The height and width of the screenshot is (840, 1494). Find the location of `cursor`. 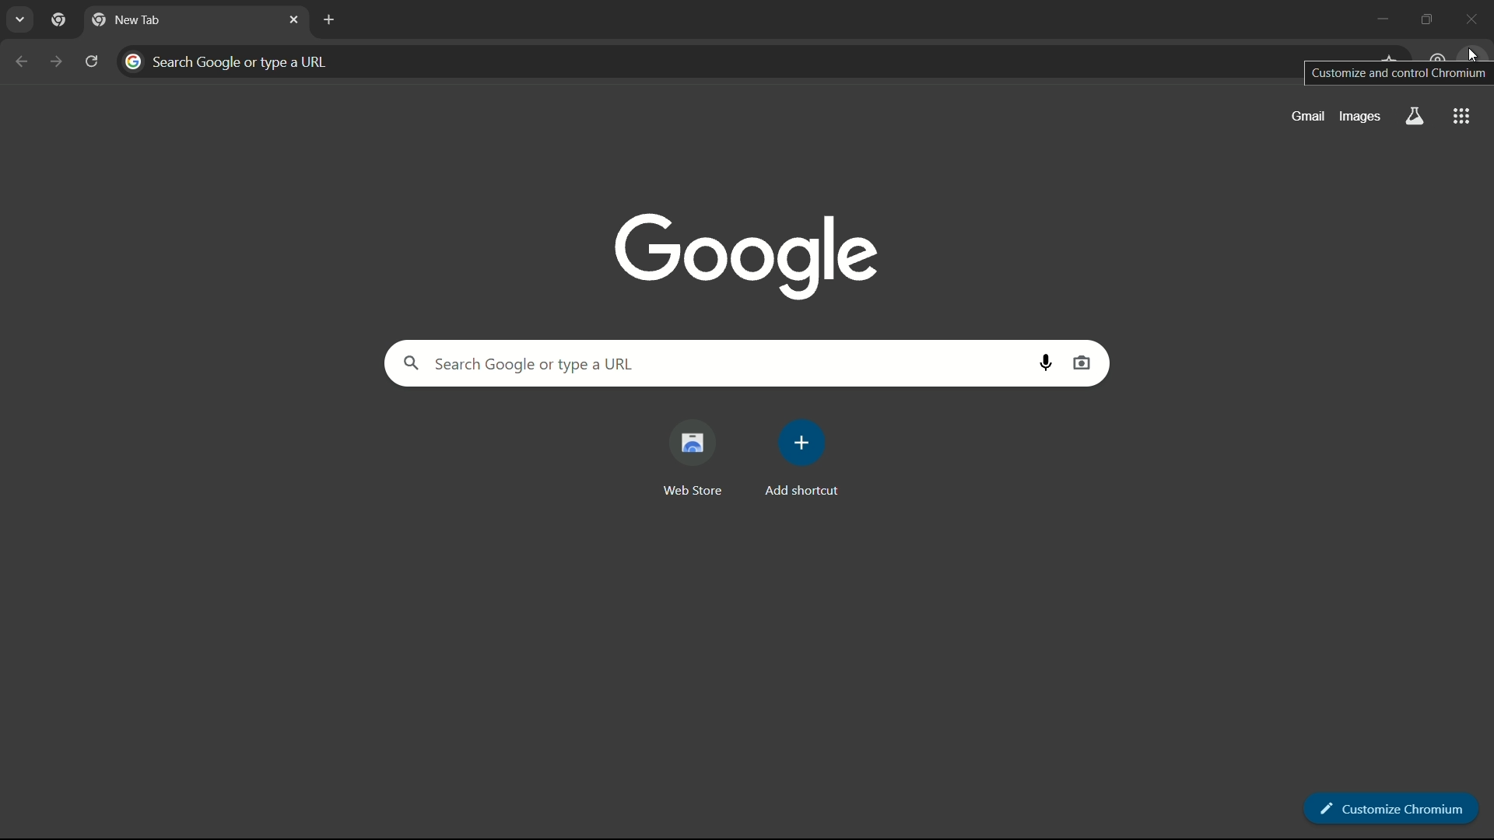

cursor is located at coordinates (1470, 54).